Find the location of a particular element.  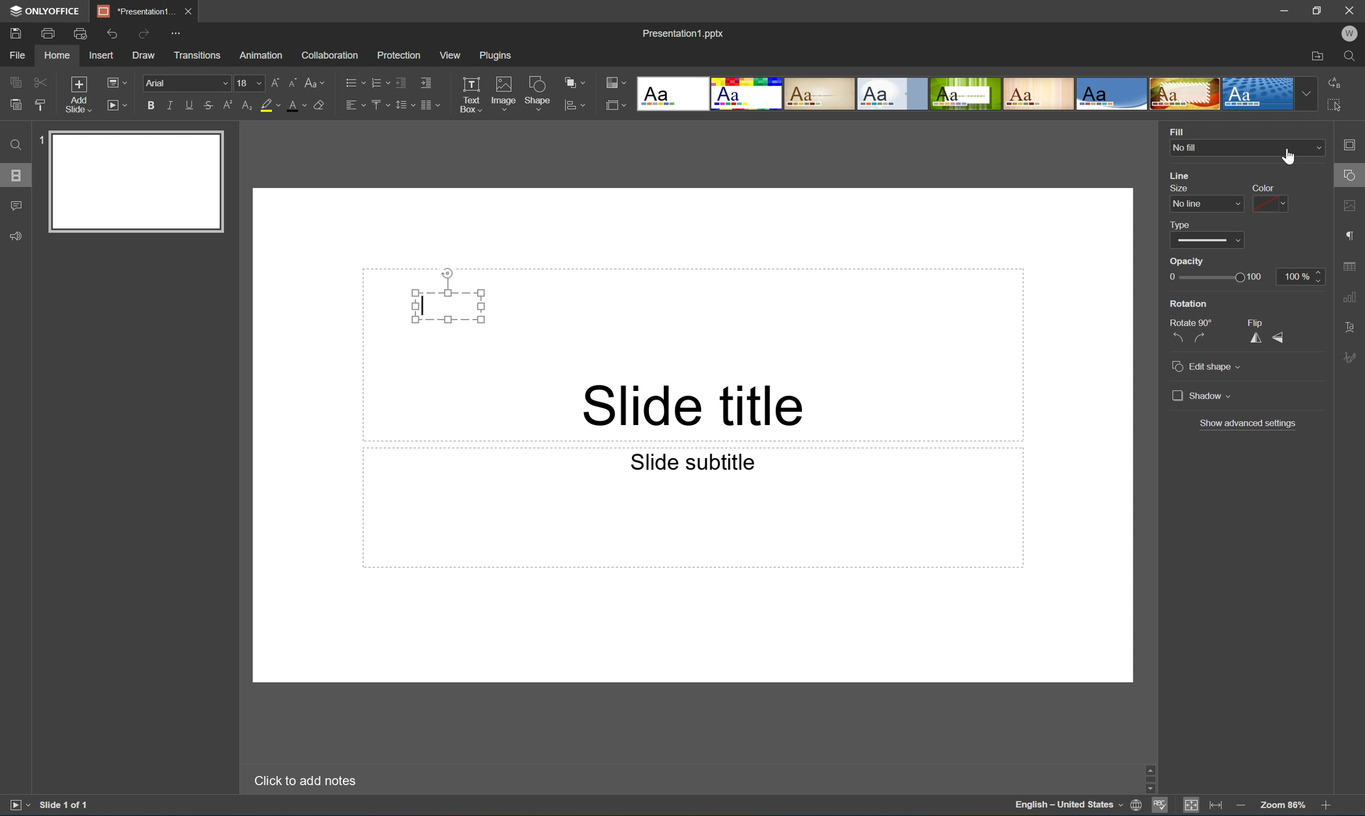

Flip vertically is located at coordinates (1283, 338).